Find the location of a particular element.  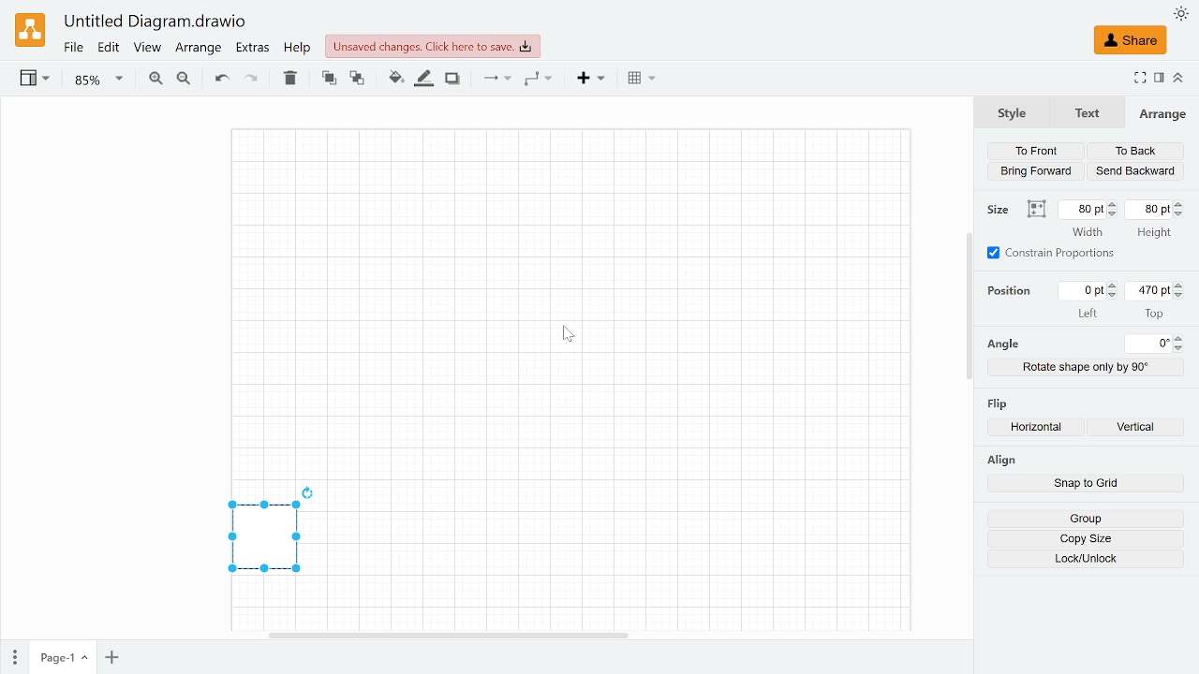

Flip vertically is located at coordinates (1141, 429).